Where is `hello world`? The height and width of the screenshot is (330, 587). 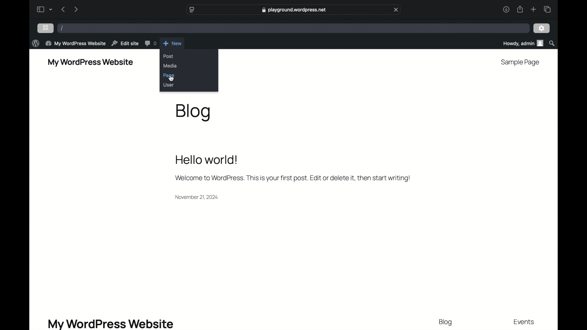
hello world is located at coordinates (207, 160).